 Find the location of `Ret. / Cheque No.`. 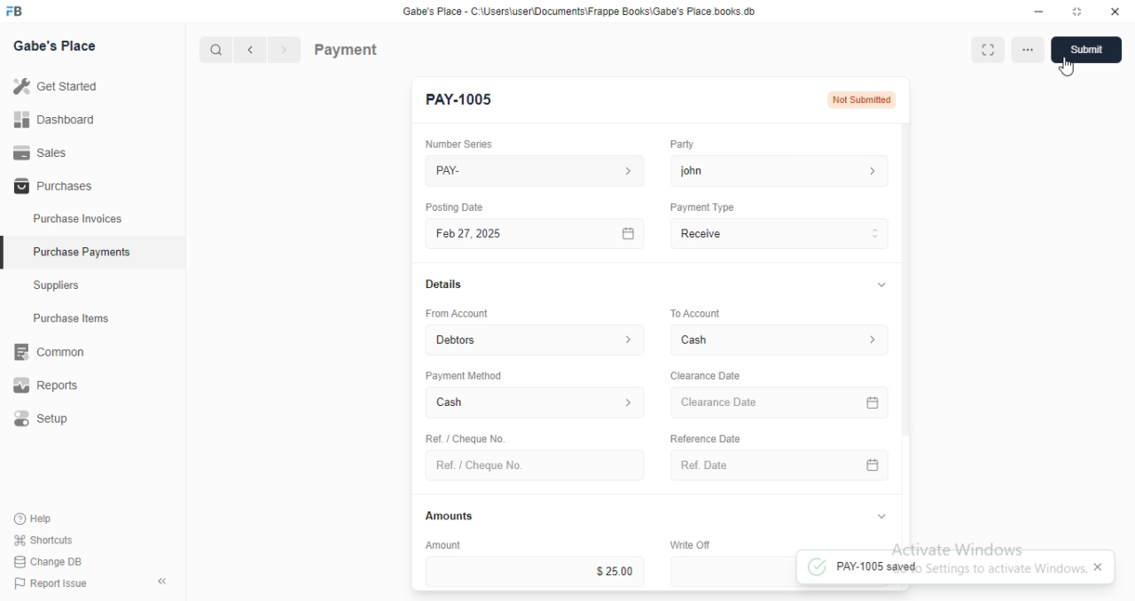

Ret. / Cheque No. is located at coordinates (463, 437).